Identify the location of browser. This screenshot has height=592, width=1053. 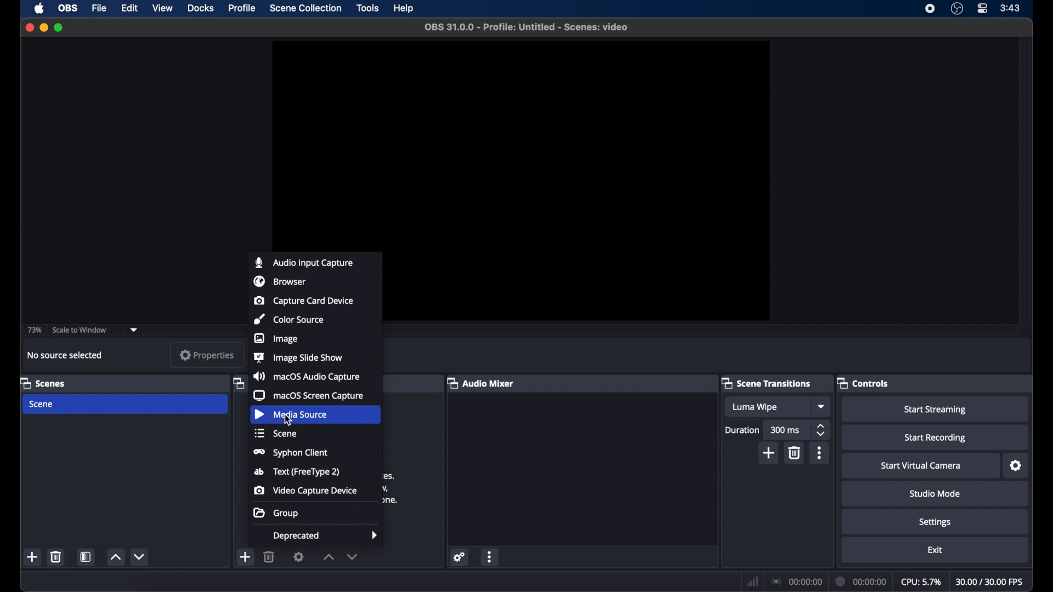
(282, 281).